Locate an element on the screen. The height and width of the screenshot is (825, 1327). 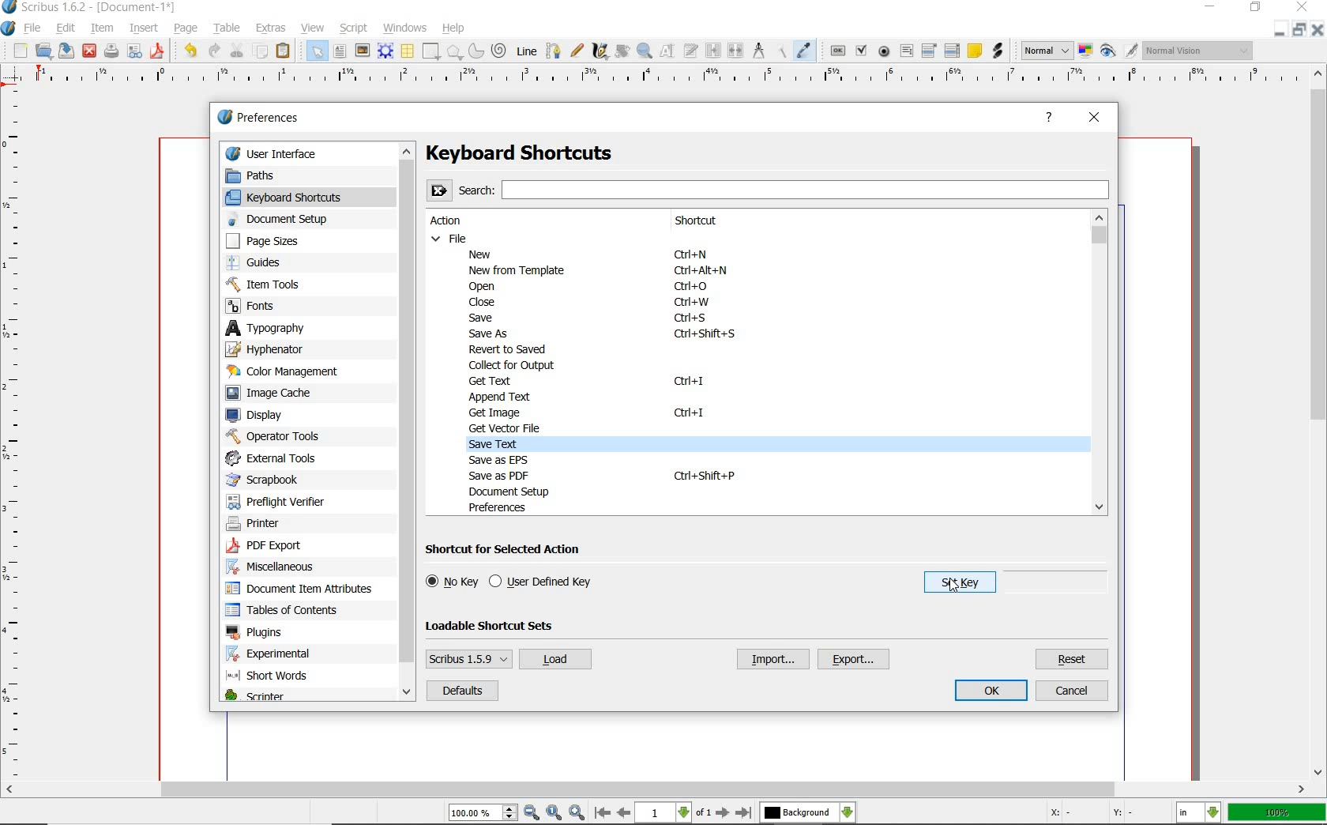
scripter is located at coordinates (254, 697).